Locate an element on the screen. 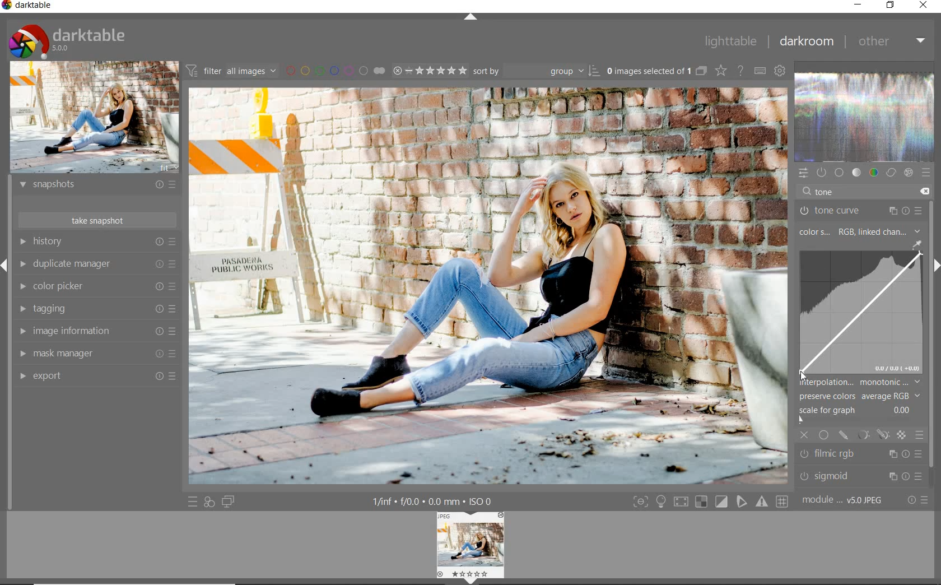 The width and height of the screenshot is (941, 585). uniformly is located at coordinates (823, 434).